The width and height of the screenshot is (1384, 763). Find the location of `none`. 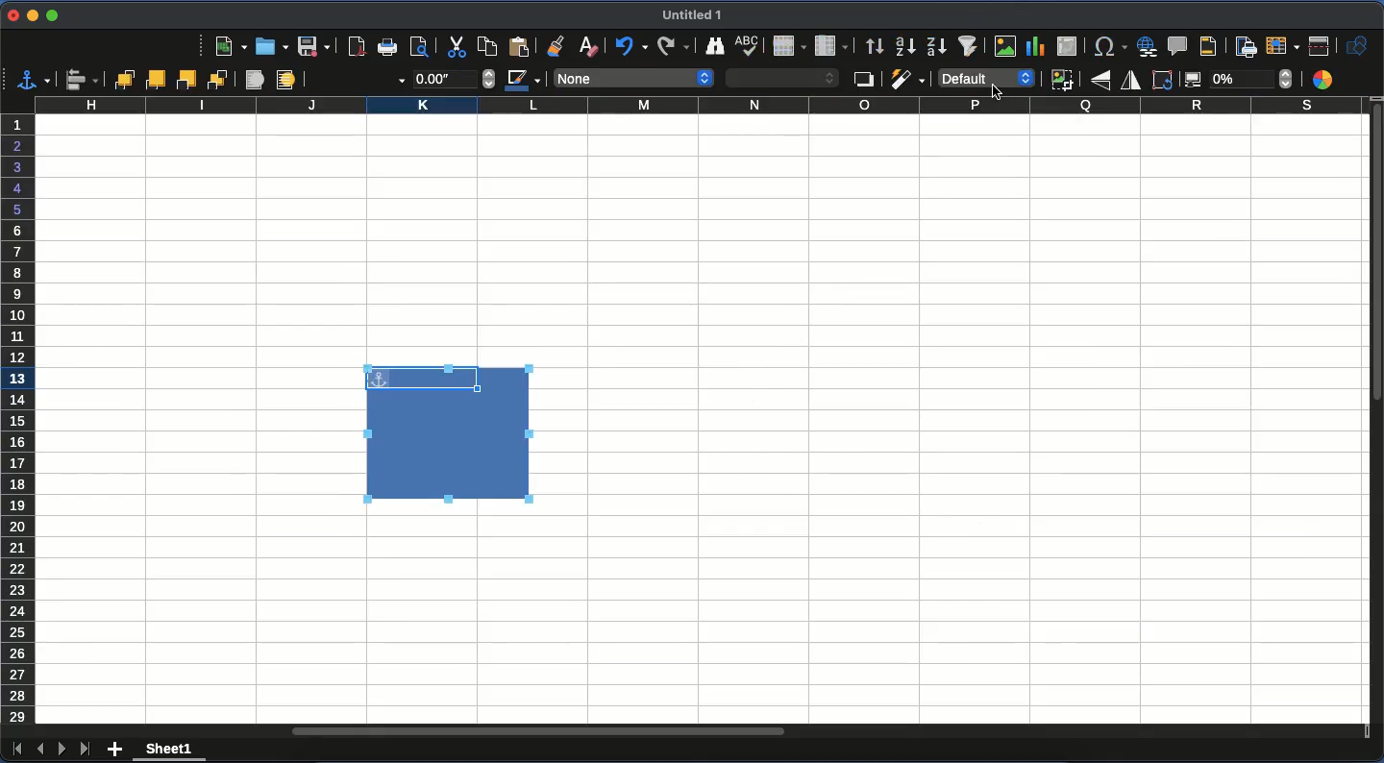

none is located at coordinates (633, 78).